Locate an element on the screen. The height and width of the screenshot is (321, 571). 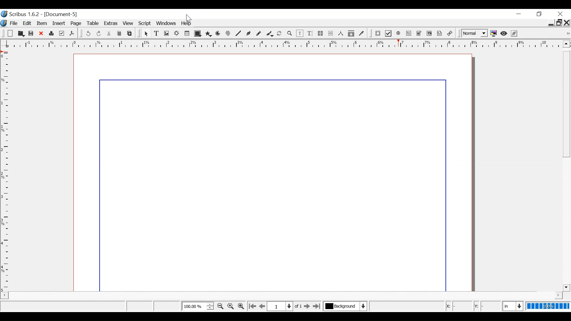
Insert  is located at coordinates (59, 23).